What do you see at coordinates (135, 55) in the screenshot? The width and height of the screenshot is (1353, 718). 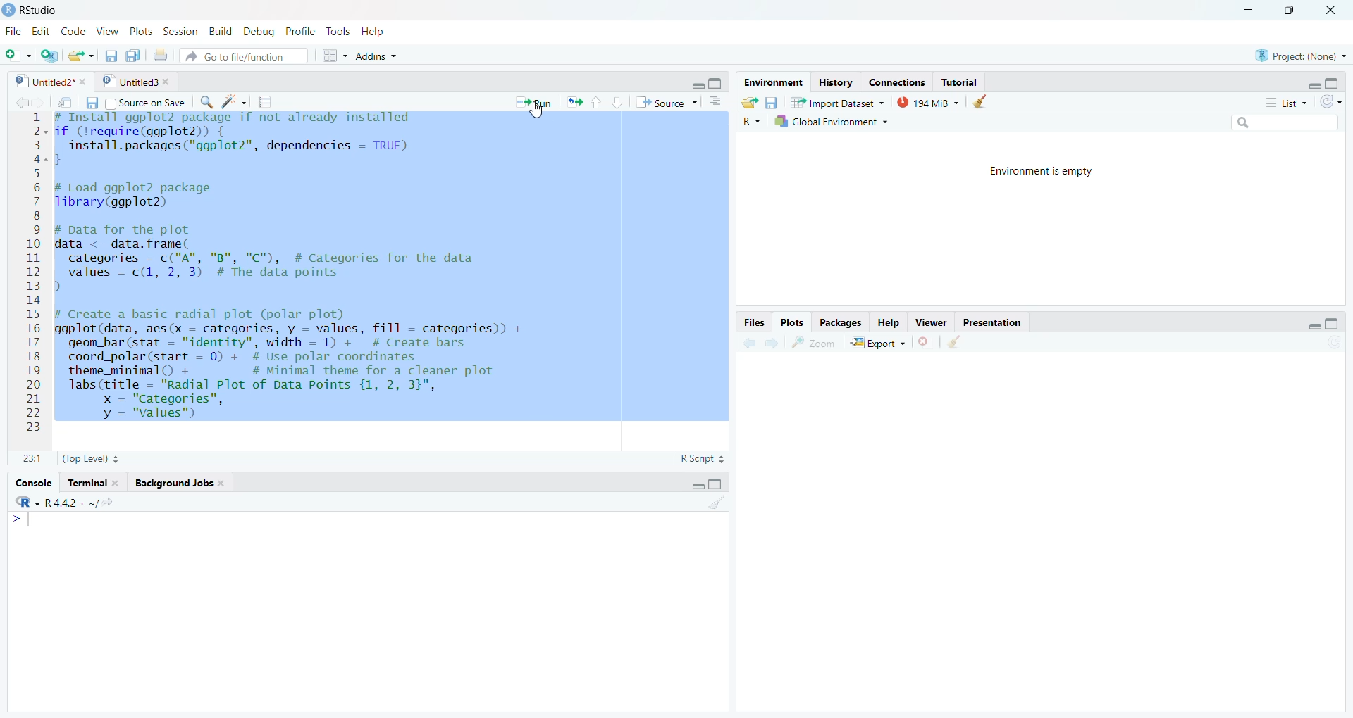 I see `save all documents` at bounding box center [135, 55].